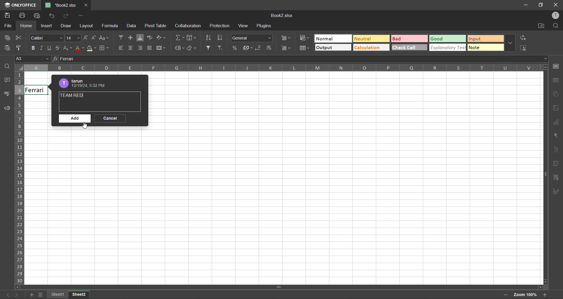 The height and width of the screenshot is (299, 563). I want to click on open location, so click(542, 26).